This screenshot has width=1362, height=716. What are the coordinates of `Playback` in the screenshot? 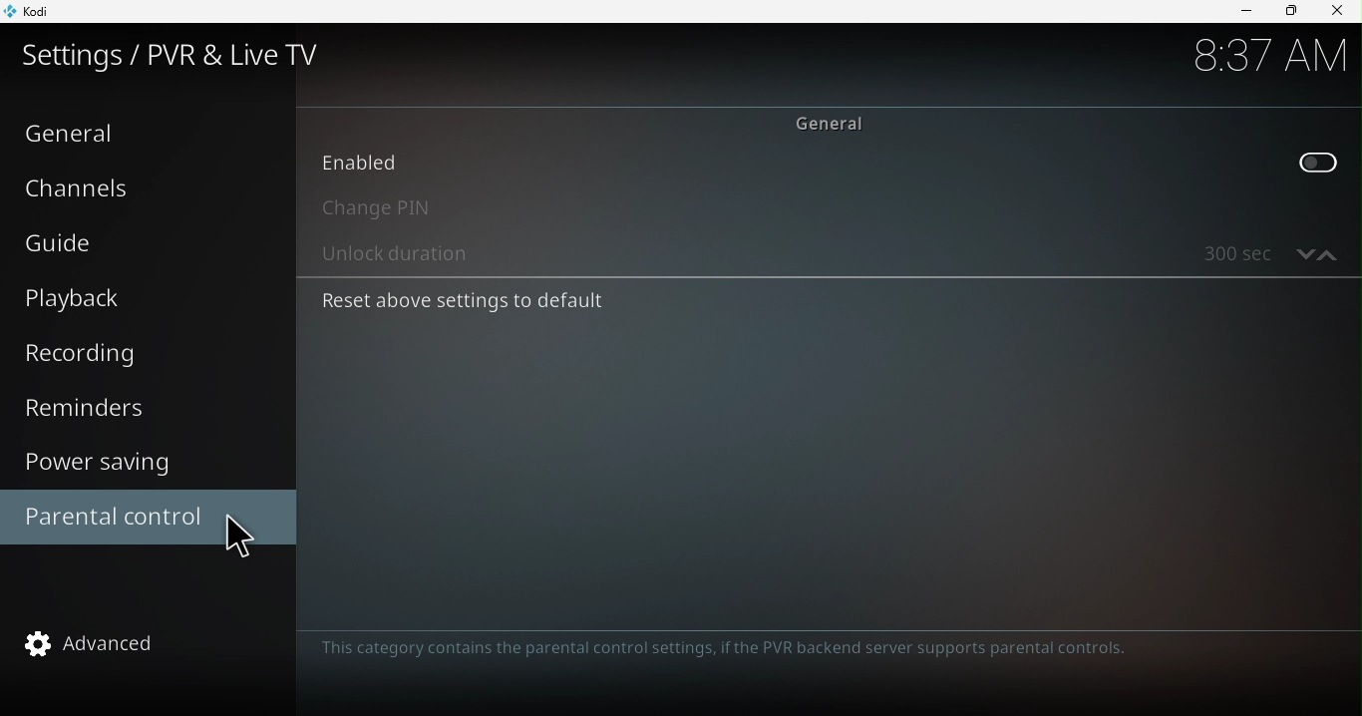 It's located at (75, 300).